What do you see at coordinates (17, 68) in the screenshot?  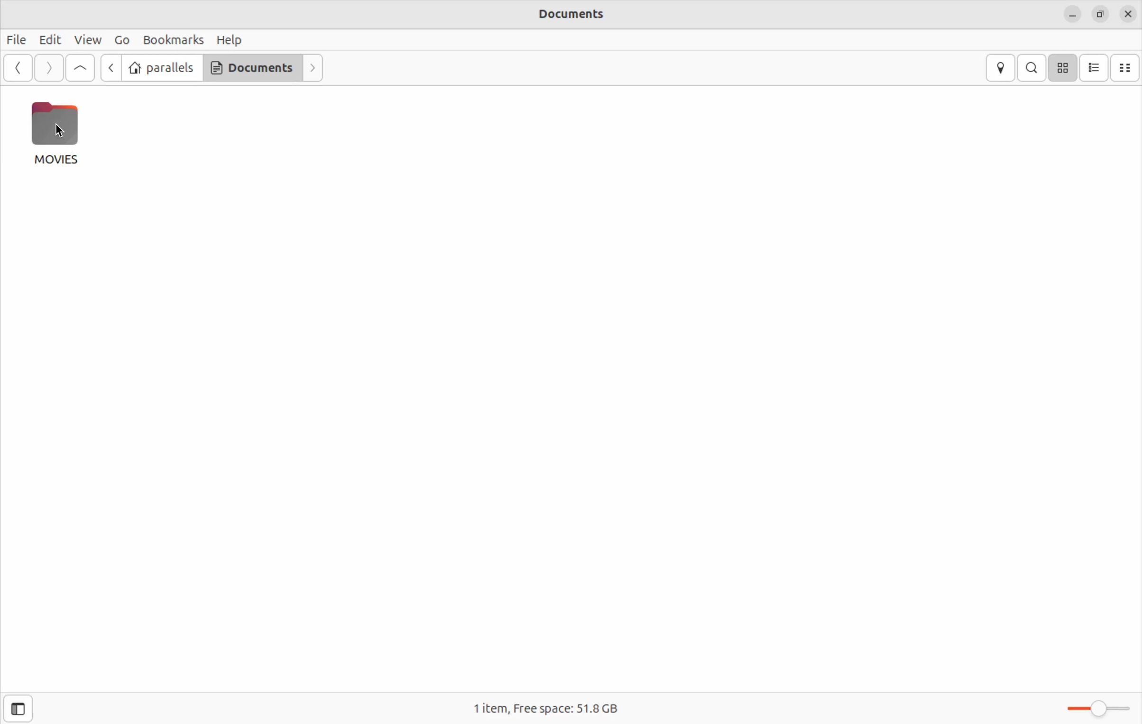 I see `back` at bounding box center [17, 68].